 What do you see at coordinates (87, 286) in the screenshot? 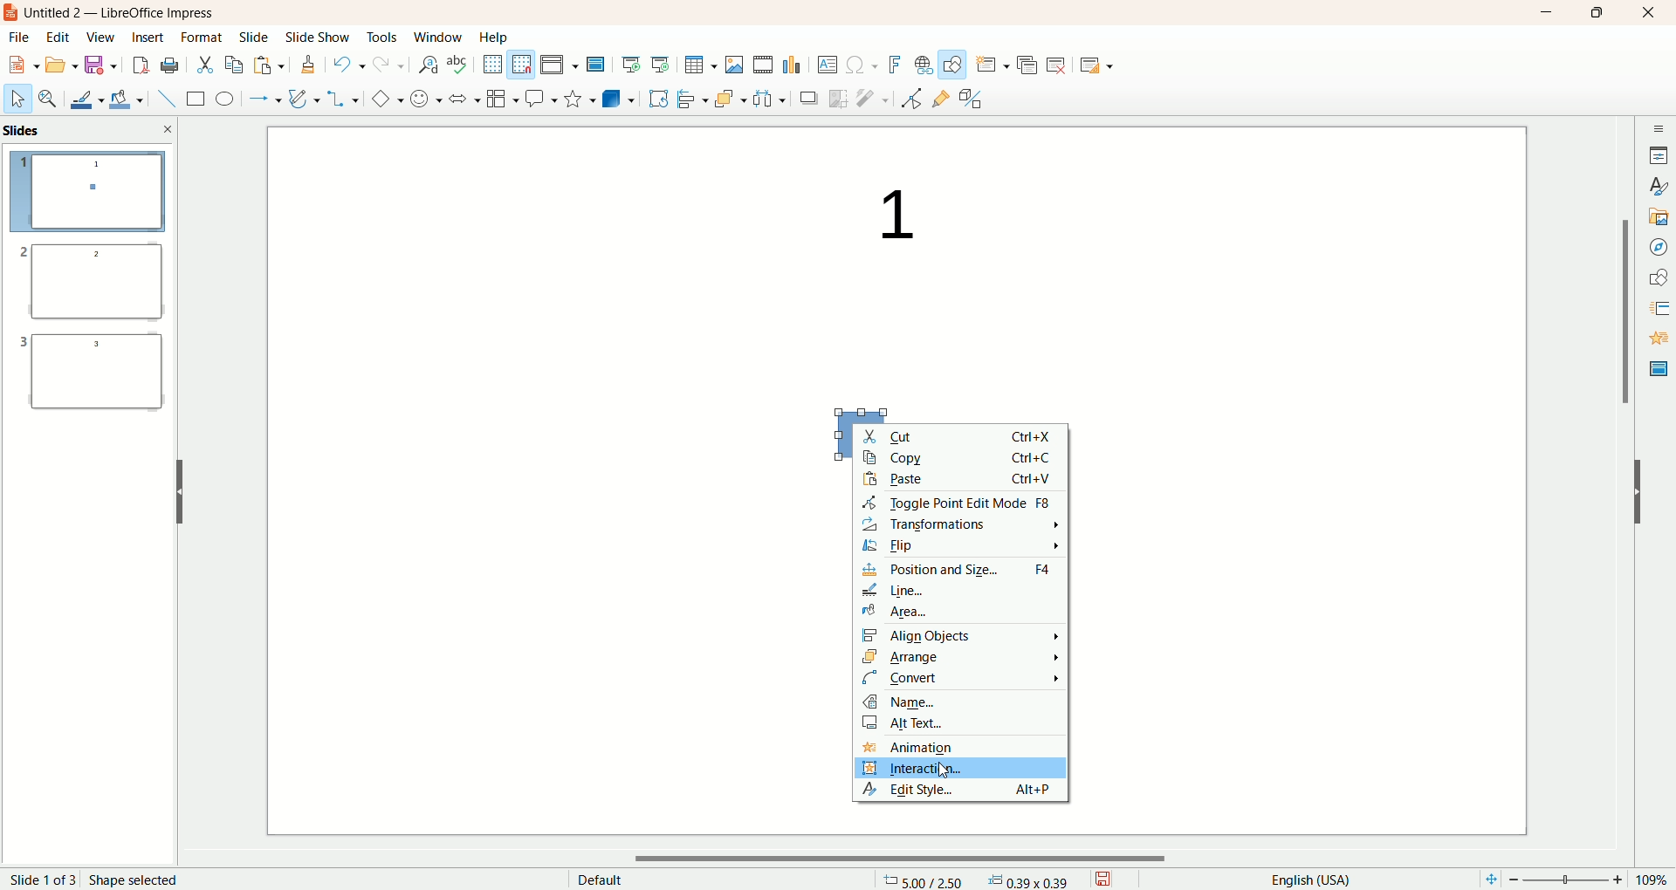
I see `slide 2` at bounding box center [87, 286].